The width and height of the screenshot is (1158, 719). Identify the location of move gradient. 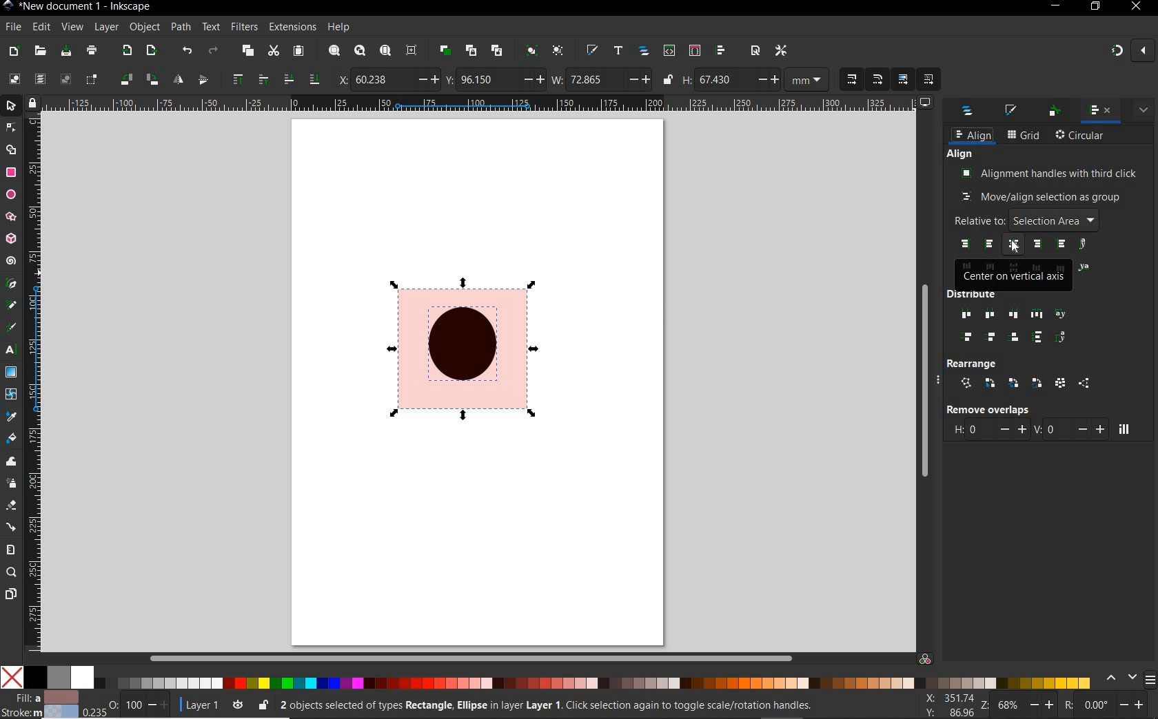
(904, 79).